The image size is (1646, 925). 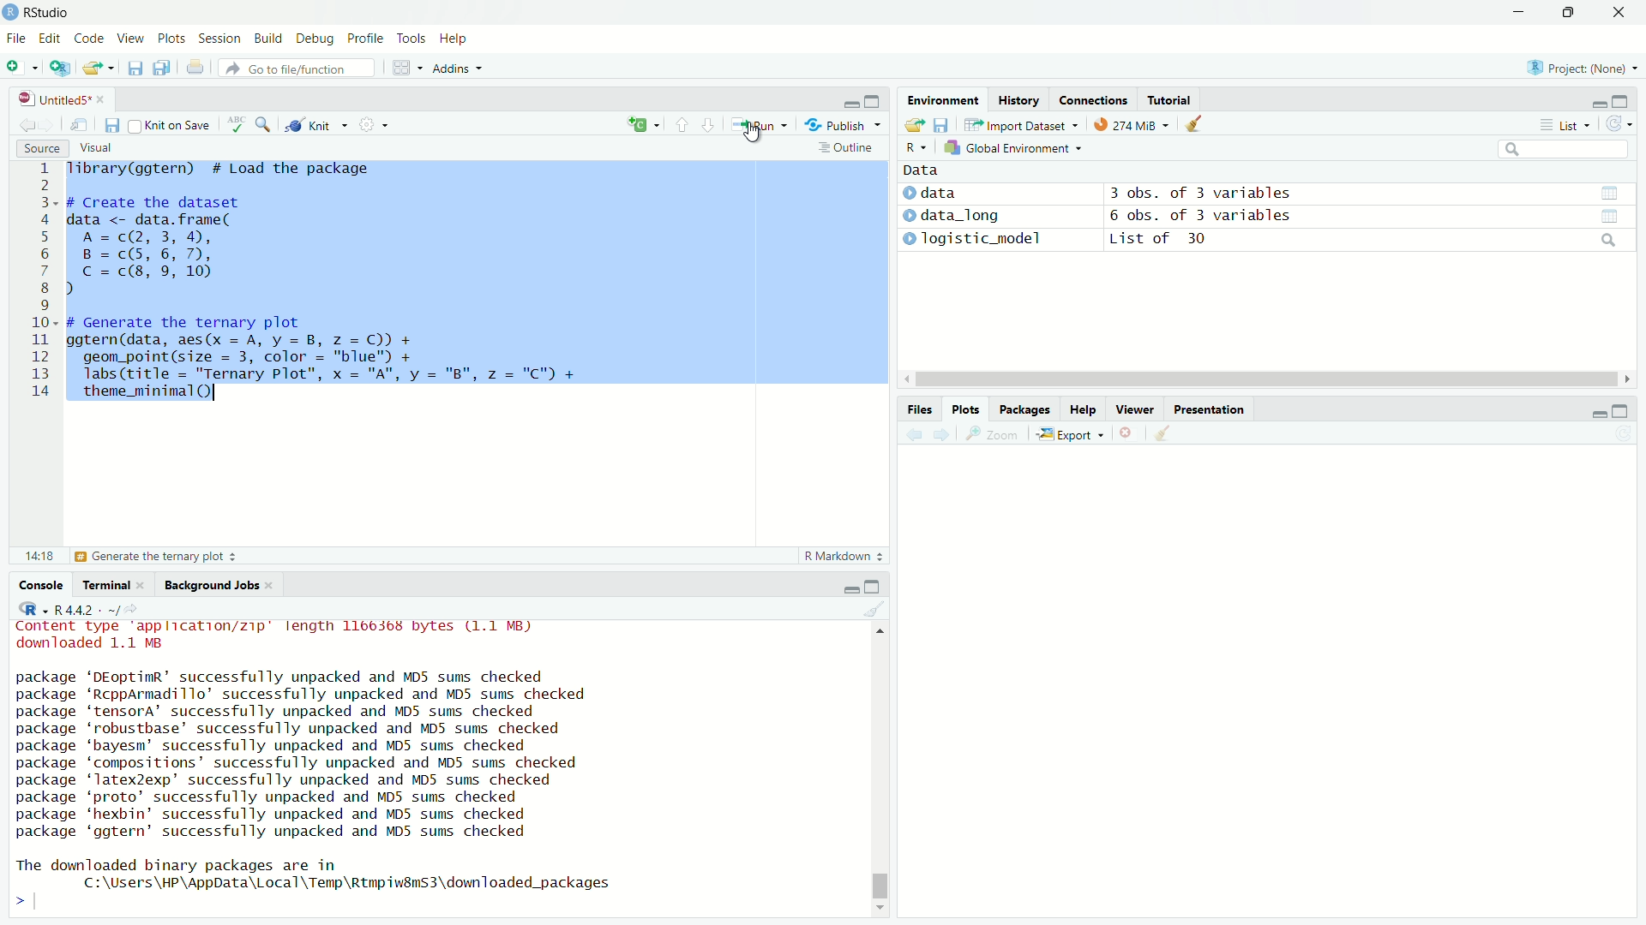 What do you see at coordinates (910, 407) in the screenshot?
I see `Files` at bounding box center [910, 407].